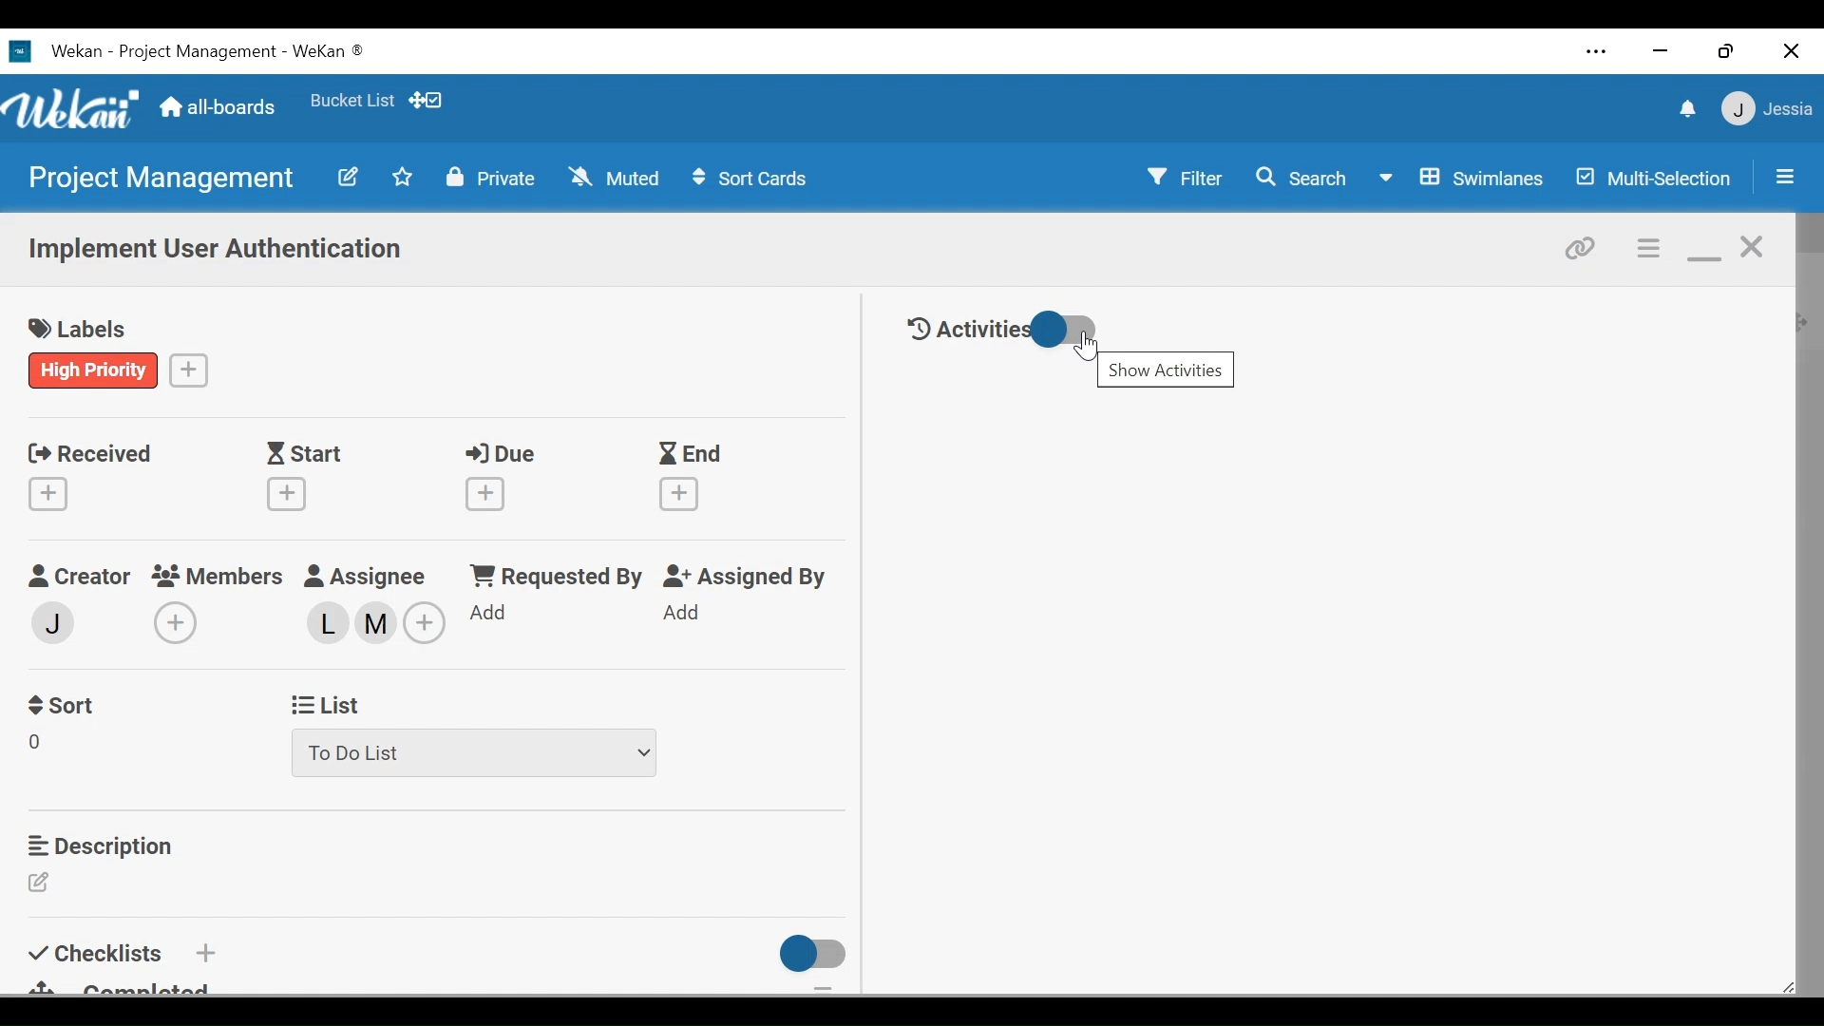 The height and width of the screenshot is (1026, 1824). Describe the element at coordinates (1649, 248) in the screenshot. I see `c` at that location.